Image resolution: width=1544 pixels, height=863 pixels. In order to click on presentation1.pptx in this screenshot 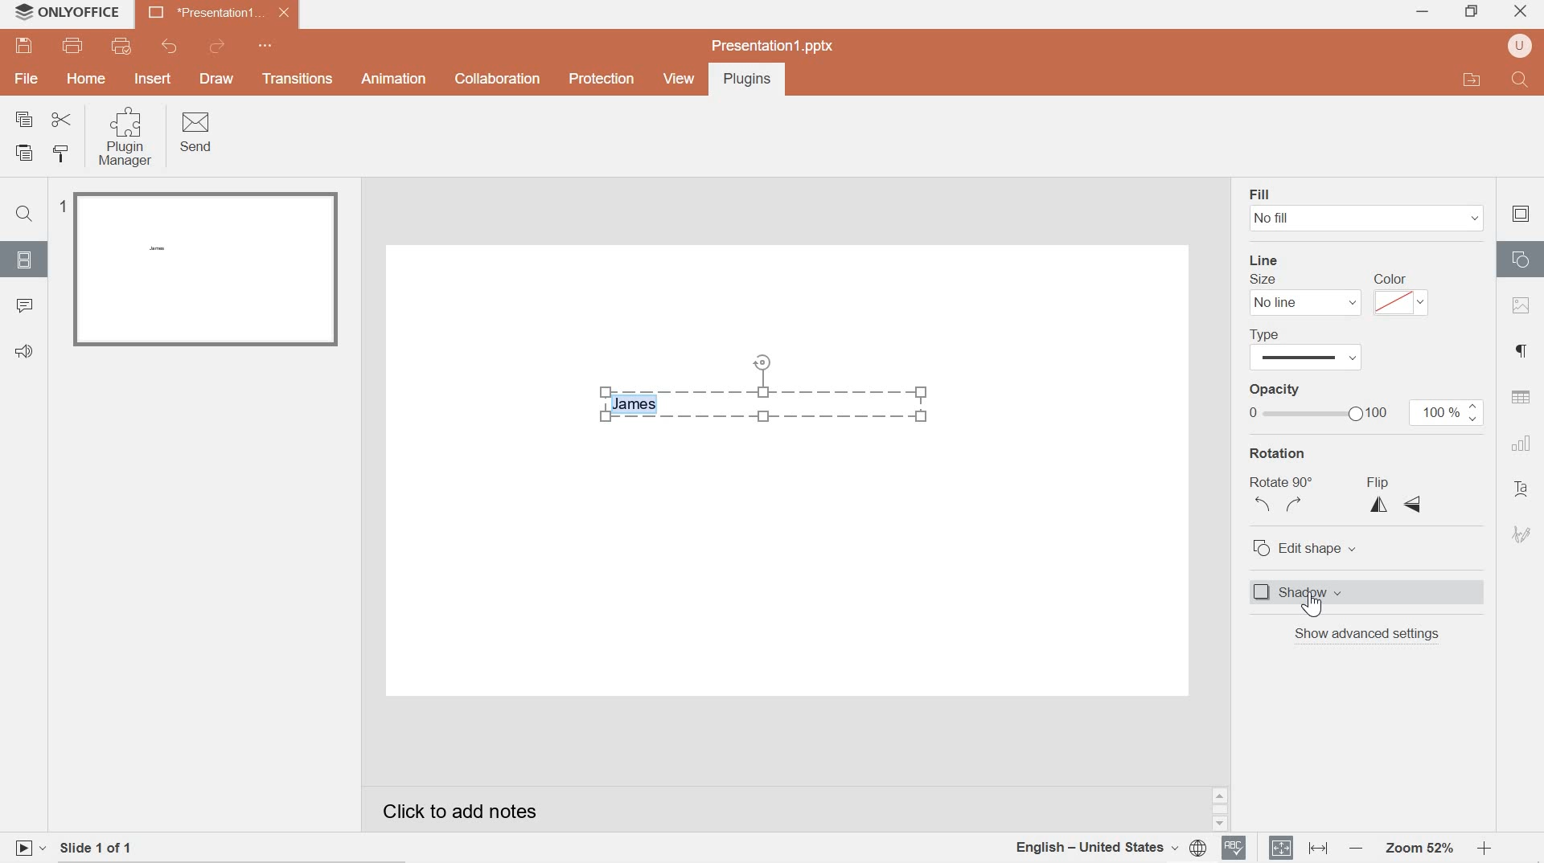, I will do `click(772, 44)`.